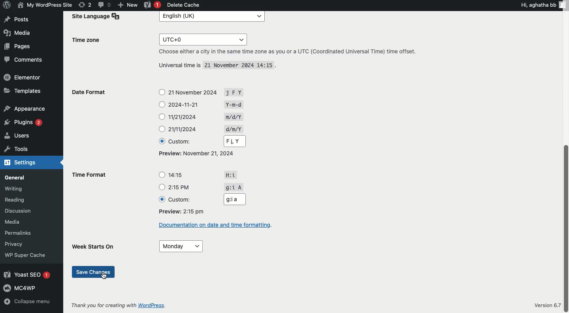 This screenshot has height=313, width=569. I want to click on Comment, so click(25, 60).